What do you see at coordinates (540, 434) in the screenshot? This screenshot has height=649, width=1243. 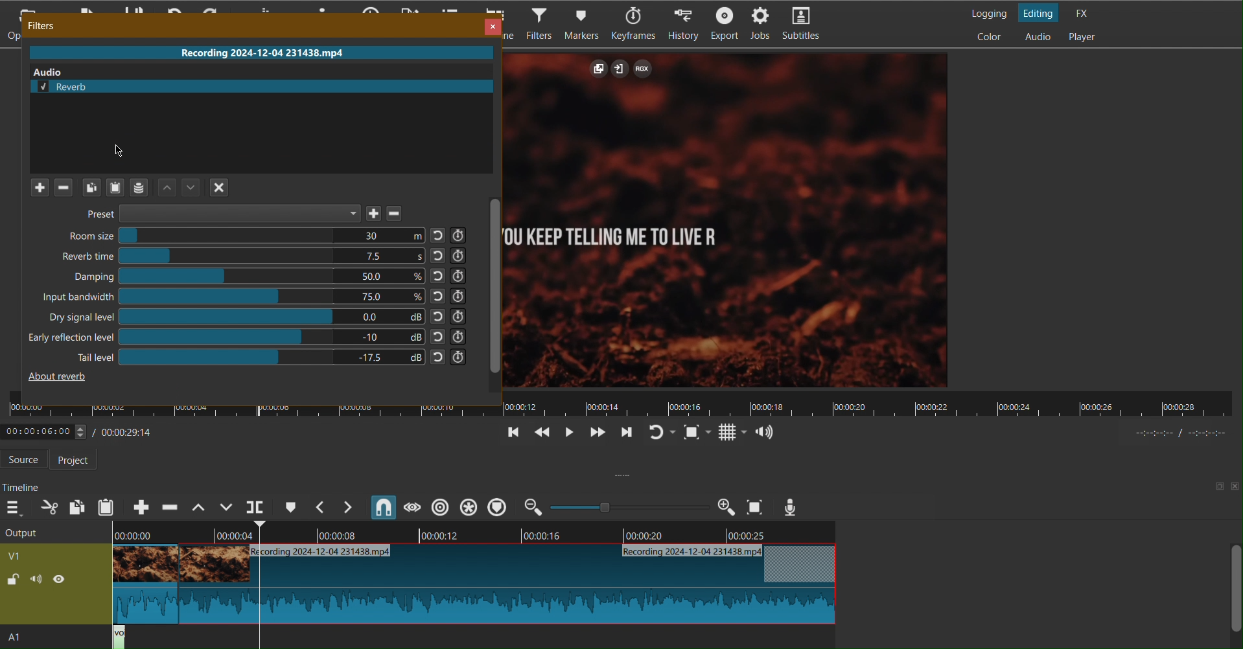 I see `Move Back` at bounding box center [540, 434].